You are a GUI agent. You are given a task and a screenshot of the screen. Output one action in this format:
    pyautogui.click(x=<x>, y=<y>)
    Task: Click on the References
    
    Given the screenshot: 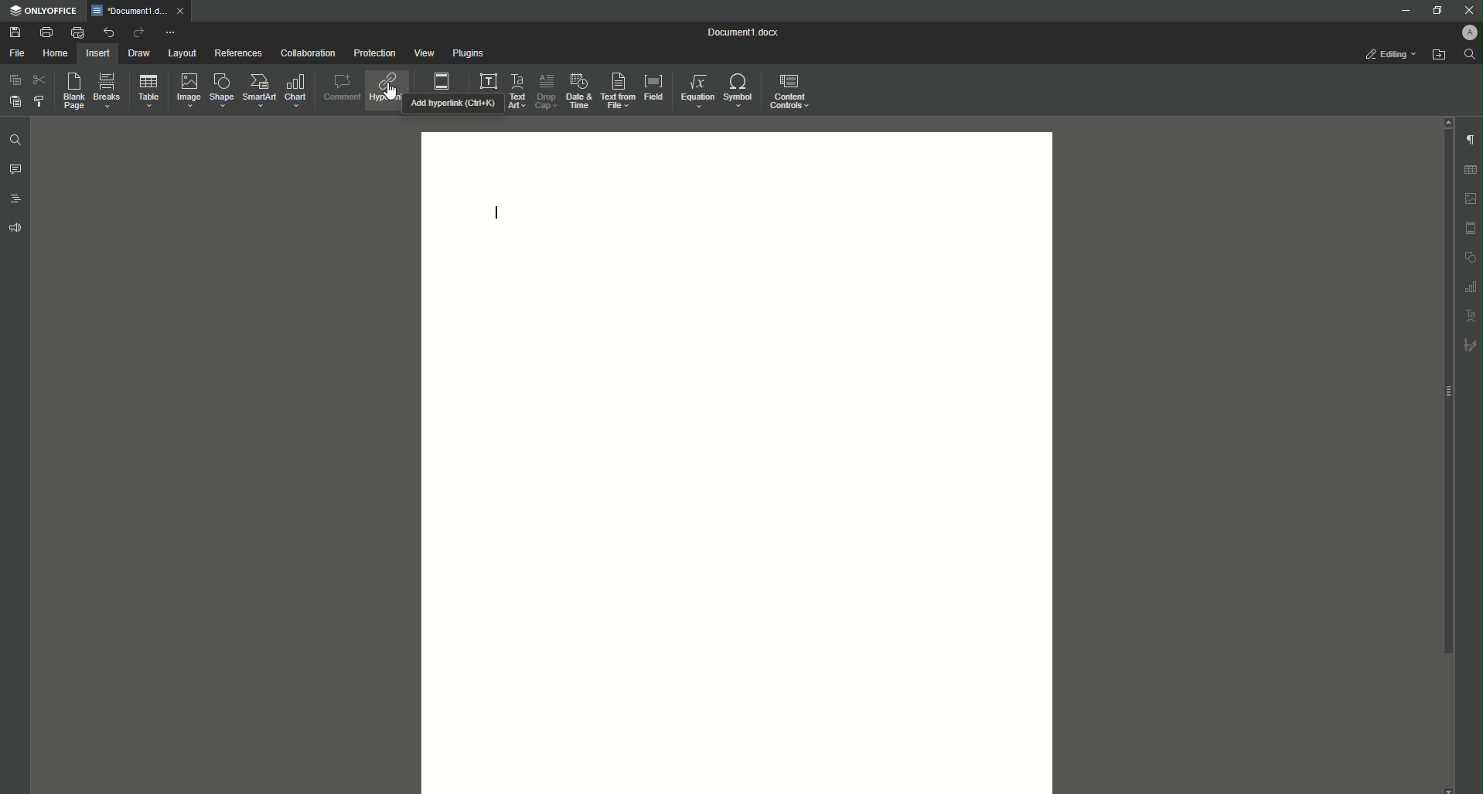 What is the action you would take?
    pyautogui.click(x=238, y=53)
    